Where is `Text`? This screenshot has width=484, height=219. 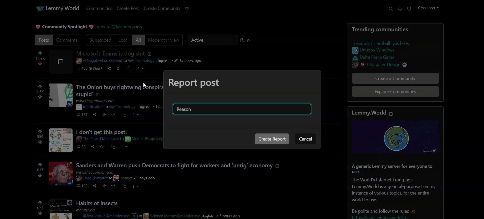 Text is located at coordinates (195, 84).